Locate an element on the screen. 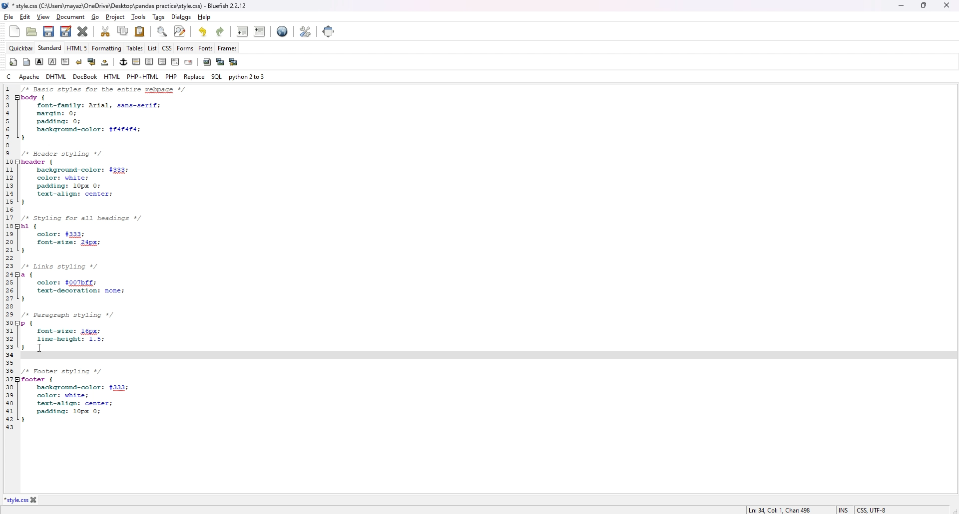 This screenshot has height=514, width=959. Ln: 34, Col: 1, Char: 498 is located at coordinates (781, 510).